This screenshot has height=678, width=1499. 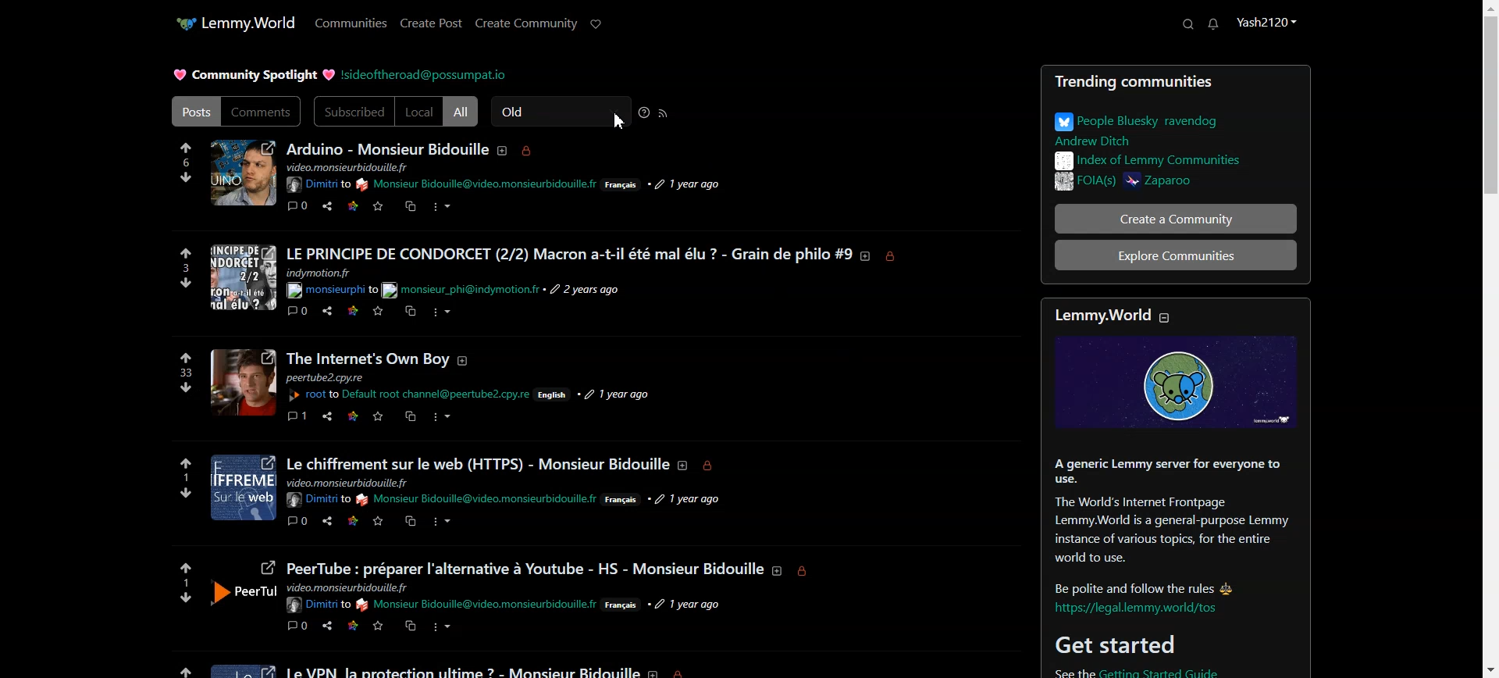 What do you see at coordinates (333, 291) in the screenshot?
I see `monsieurphi to [I monsieur_phi@indymotion.fr` at bounding box center [333, 291].